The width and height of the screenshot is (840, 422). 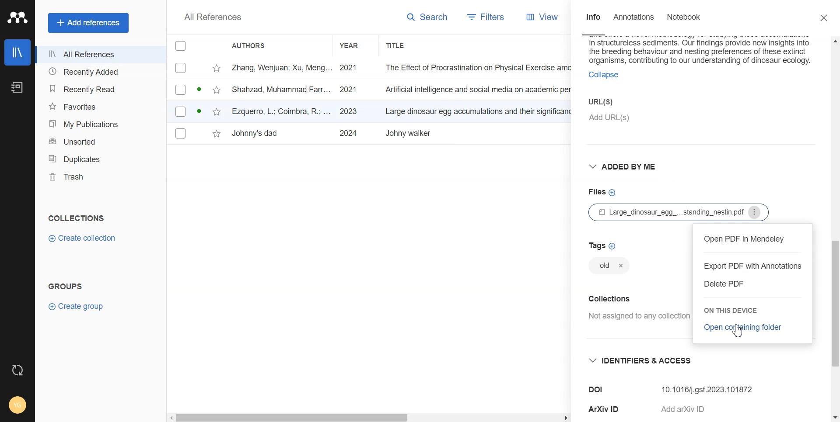 I want to click on Title, so click(x=473, y=111).